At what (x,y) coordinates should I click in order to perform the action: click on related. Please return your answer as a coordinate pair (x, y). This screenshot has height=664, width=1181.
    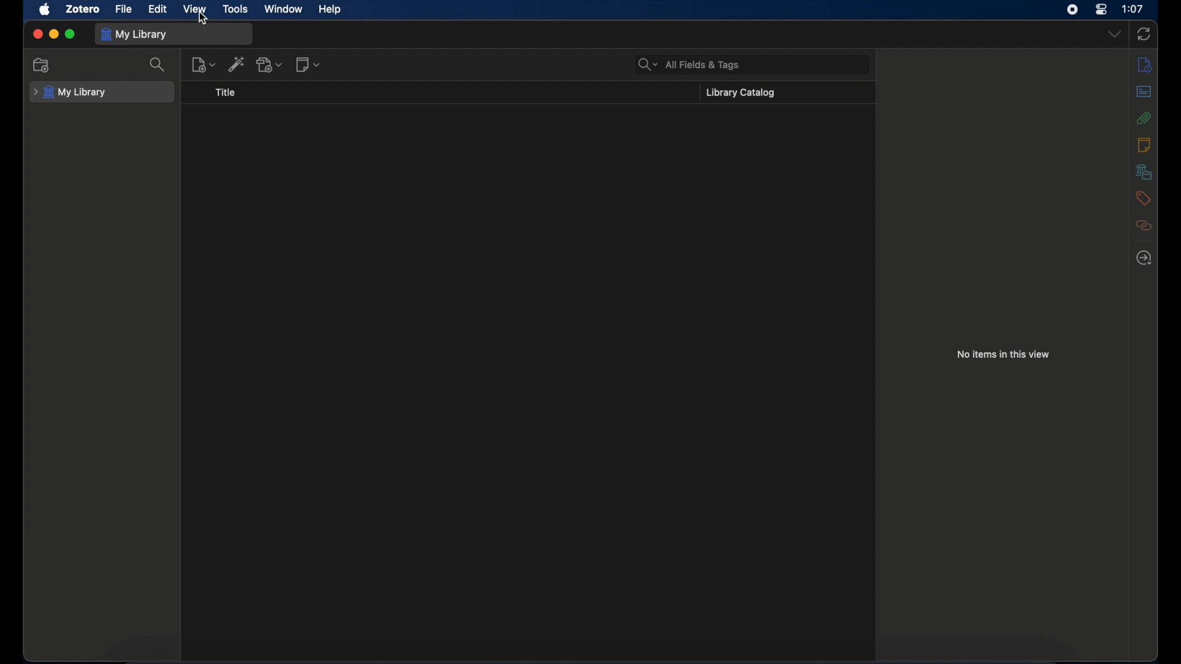
    Looking at the image, I should click on (1144, 225).